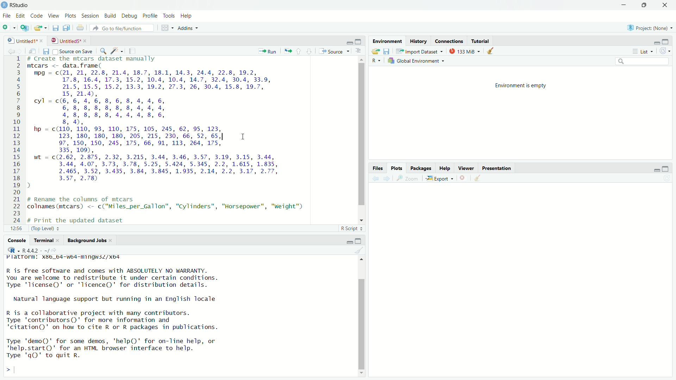  What do you see at coordinates (666, 167) in the screenshot?
I see `maximise` at bounding box center [666, 167].